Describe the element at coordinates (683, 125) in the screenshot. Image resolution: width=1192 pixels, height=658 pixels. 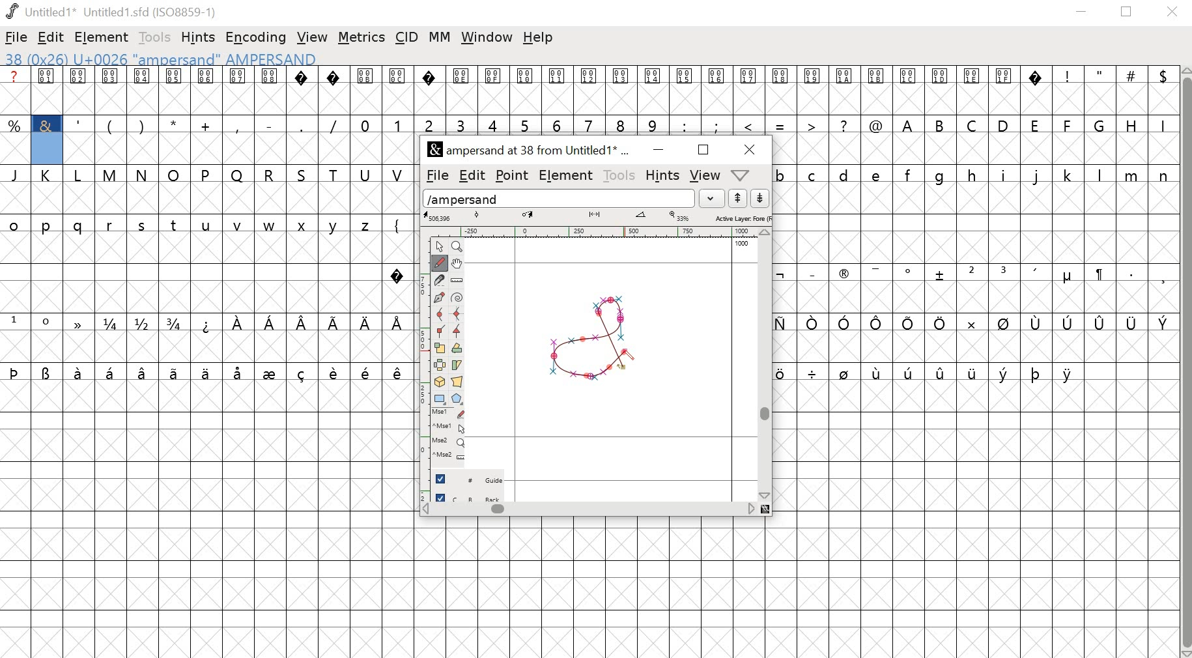
I see `:` at that location.